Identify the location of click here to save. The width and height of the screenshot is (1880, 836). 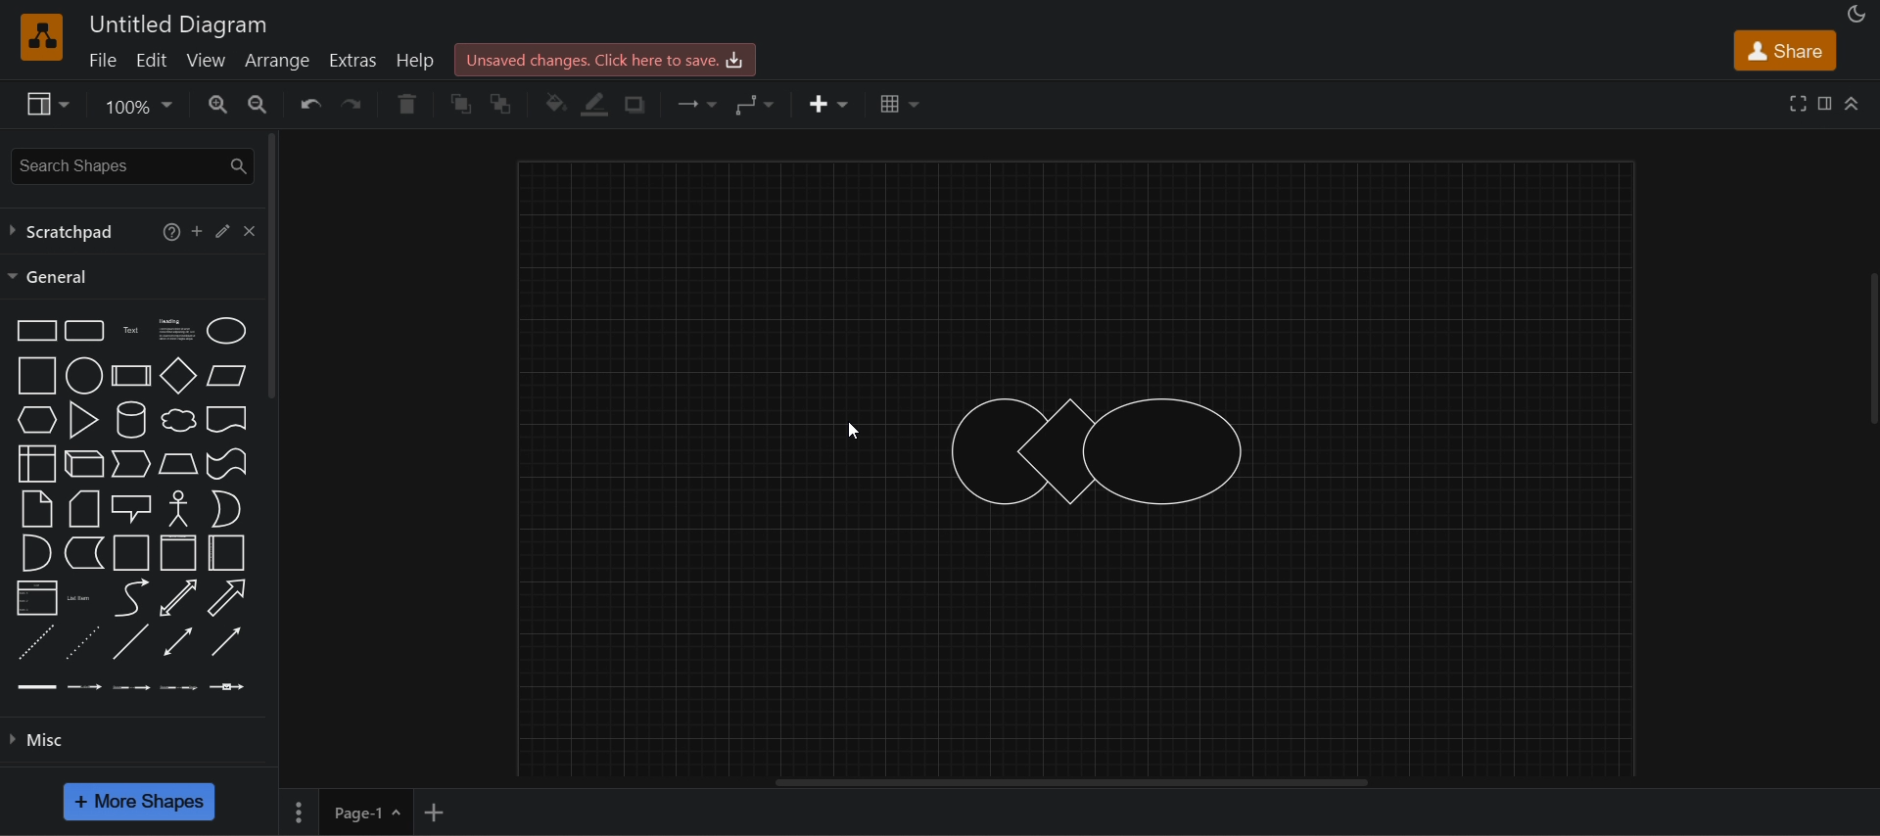
(603, 59).